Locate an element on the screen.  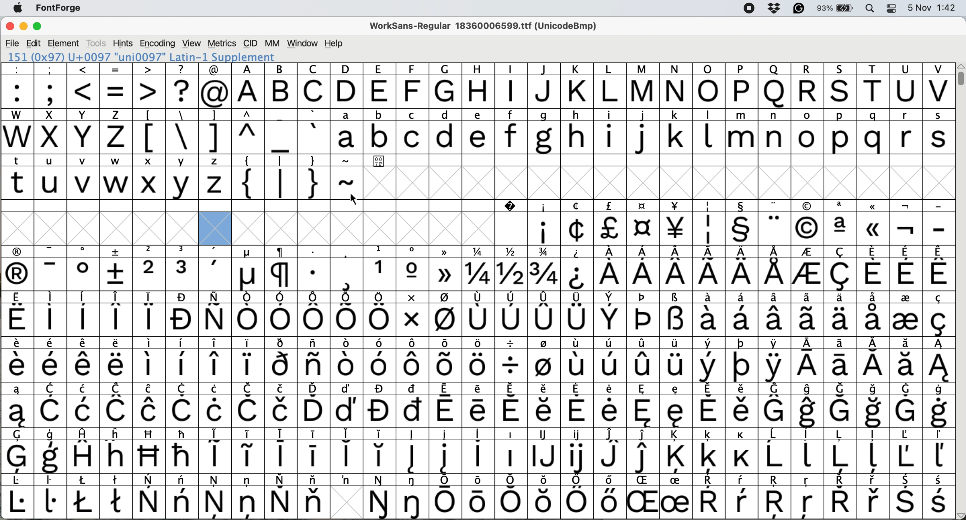
symbol is located at coordinates (742, 496).